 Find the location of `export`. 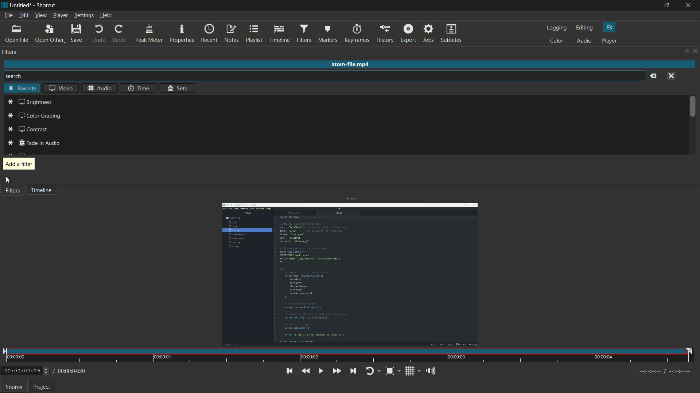

export is located at coordinates (407, 34).